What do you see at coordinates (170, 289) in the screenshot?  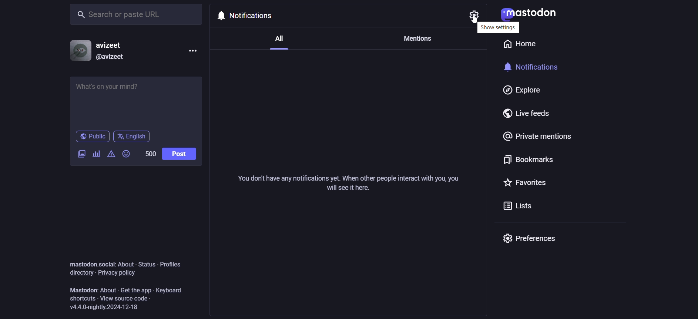 I see `keyboard` at bounding box center [170, 289].